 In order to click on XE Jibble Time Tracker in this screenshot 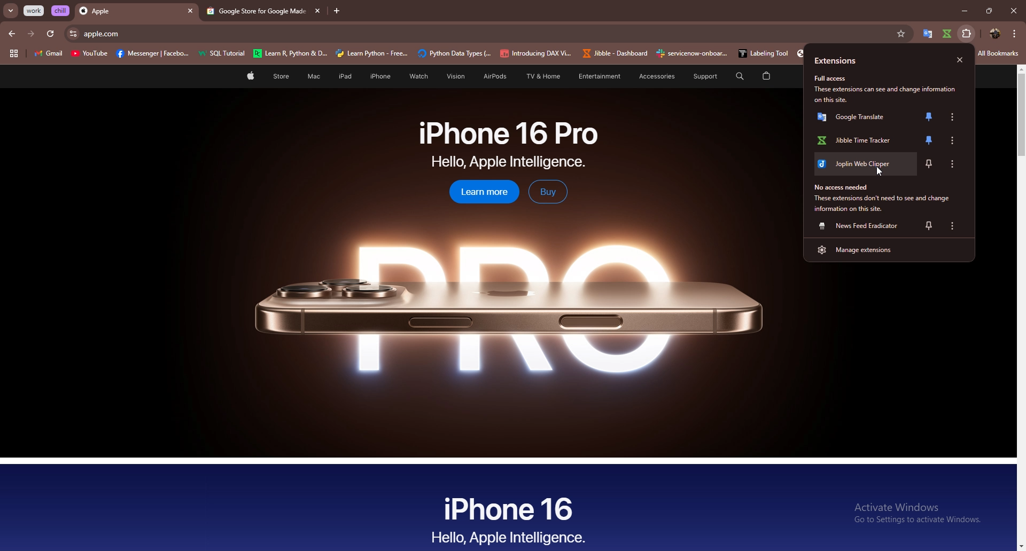, I will do `click(856, 142)`.